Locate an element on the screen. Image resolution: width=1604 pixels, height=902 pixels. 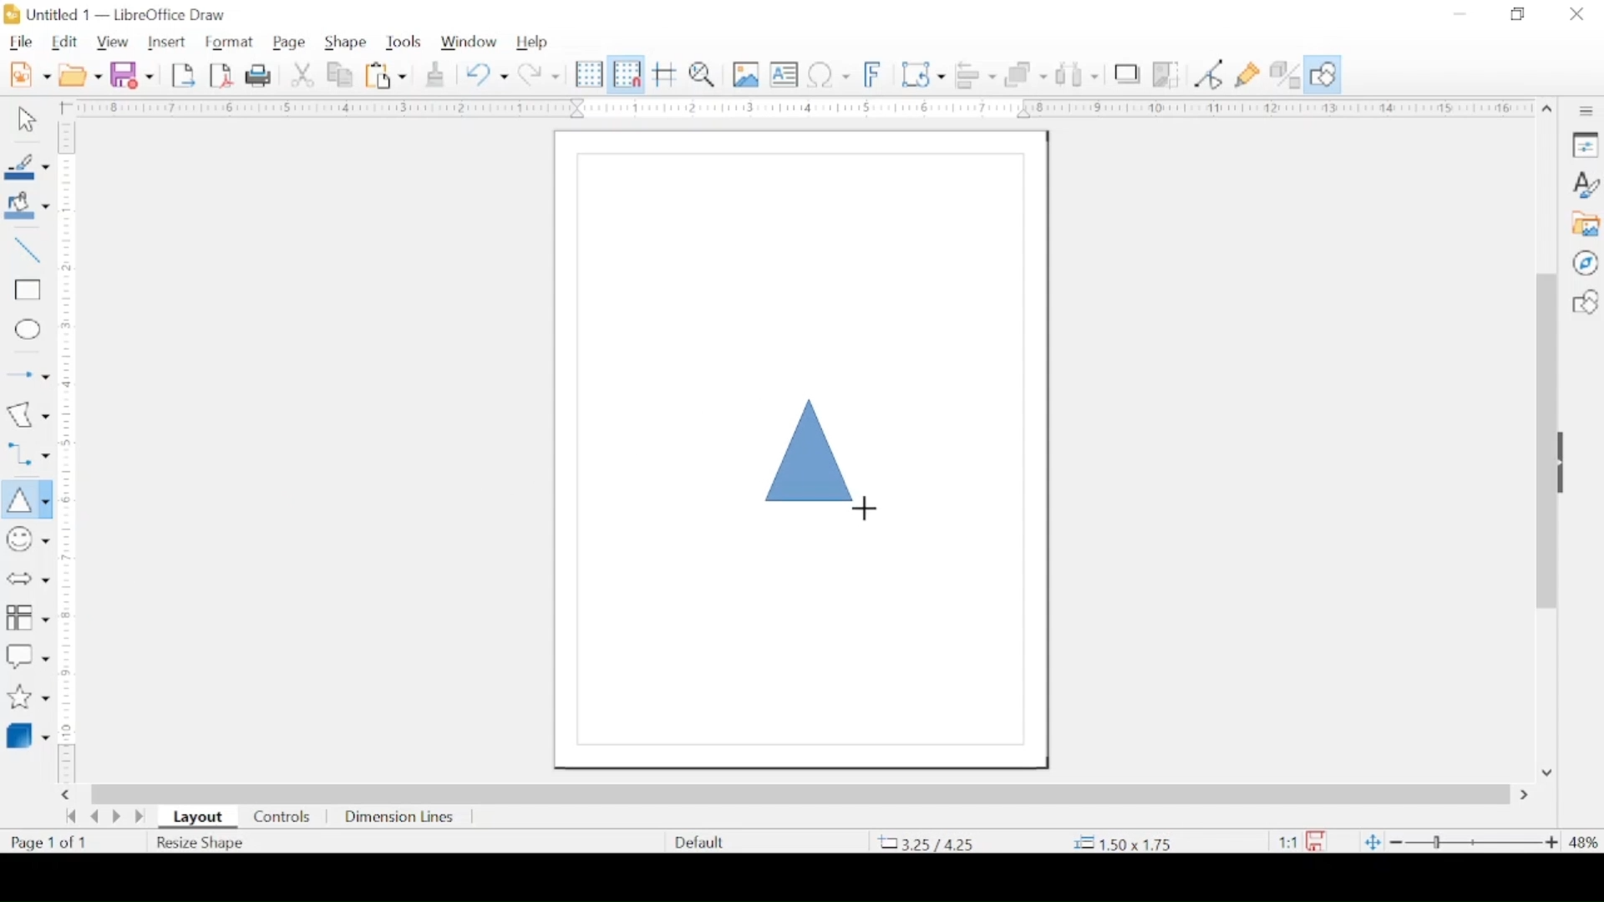
layout is located at coordinates (197, 818).